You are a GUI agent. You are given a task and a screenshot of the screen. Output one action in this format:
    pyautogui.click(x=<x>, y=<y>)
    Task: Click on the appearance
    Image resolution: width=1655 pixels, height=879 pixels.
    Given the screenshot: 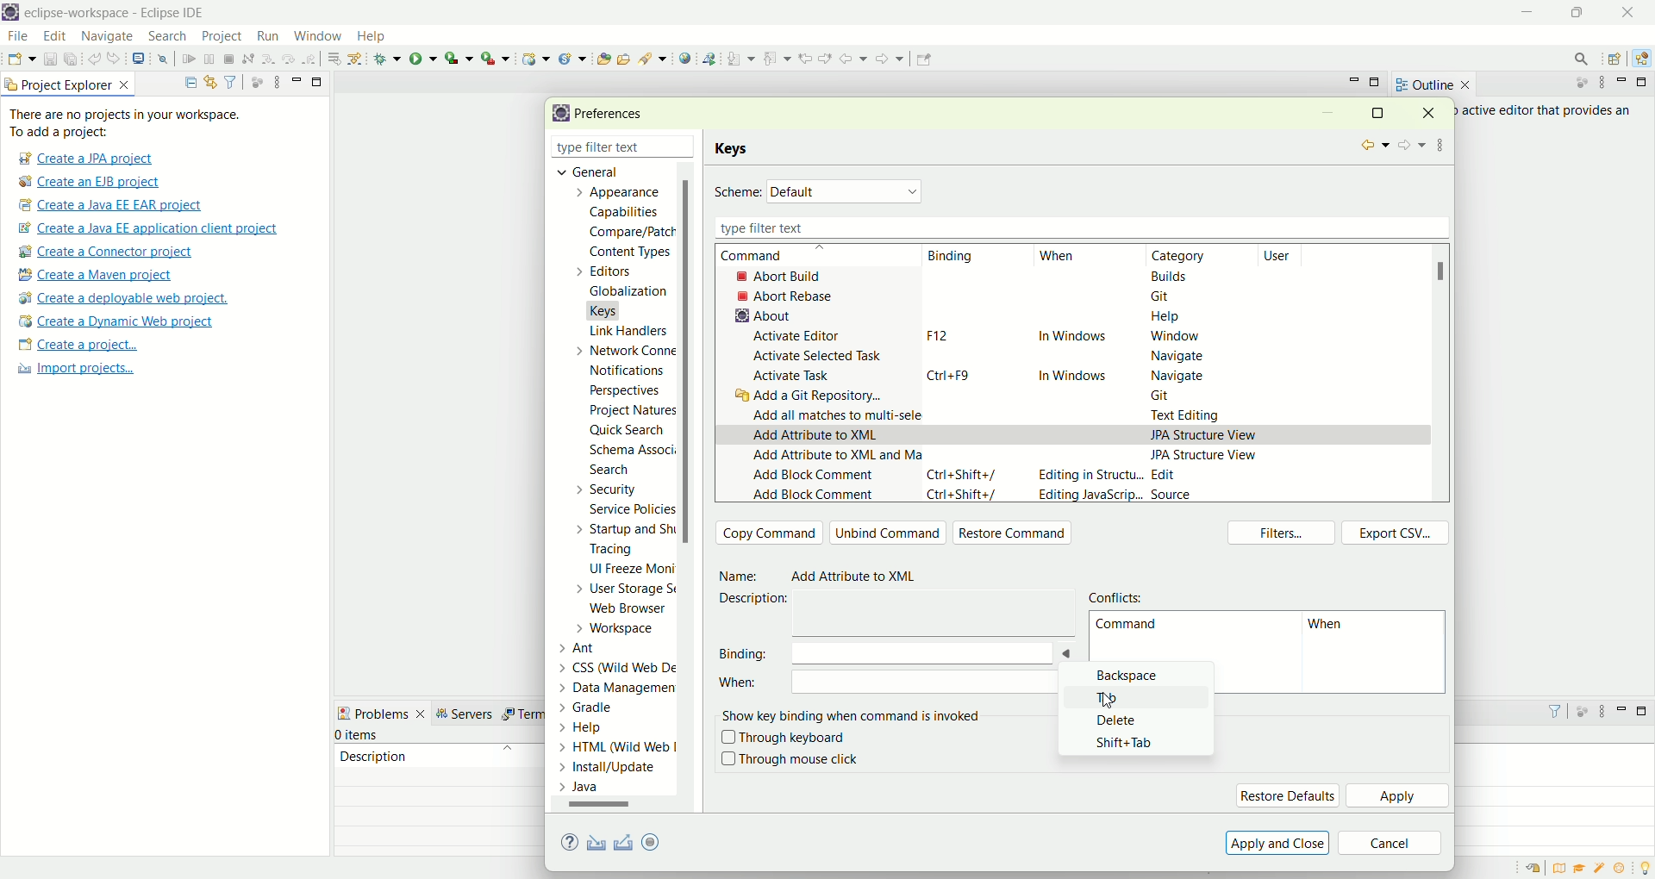 What is the action you would take?
    pyautogui.click(x=622, y=194)
    